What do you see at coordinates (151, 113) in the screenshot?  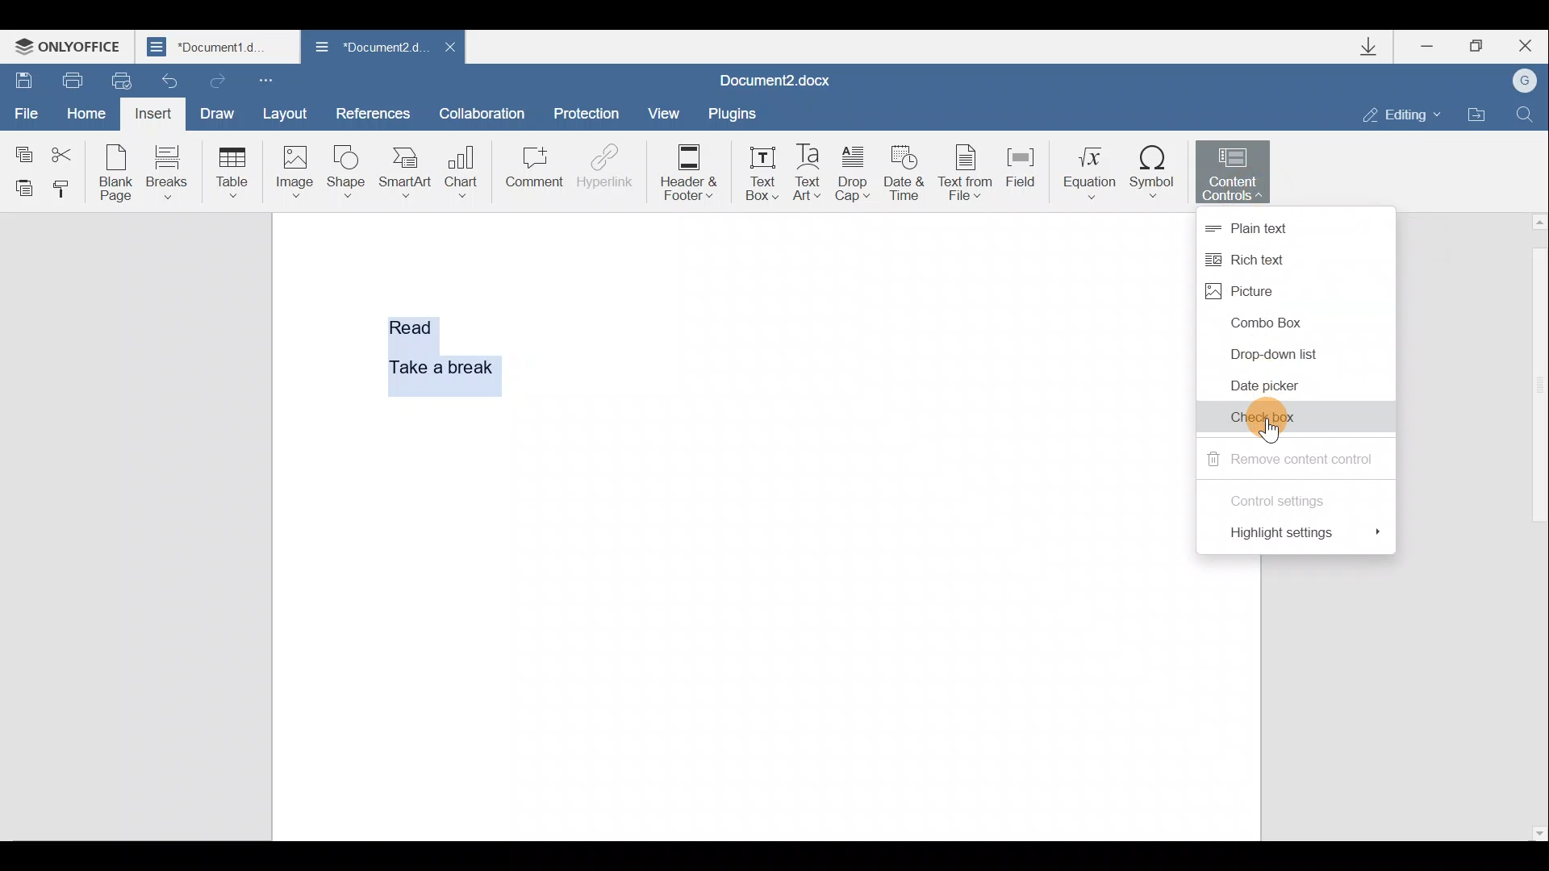 I see `Insert` at bounding box center [151, 113].